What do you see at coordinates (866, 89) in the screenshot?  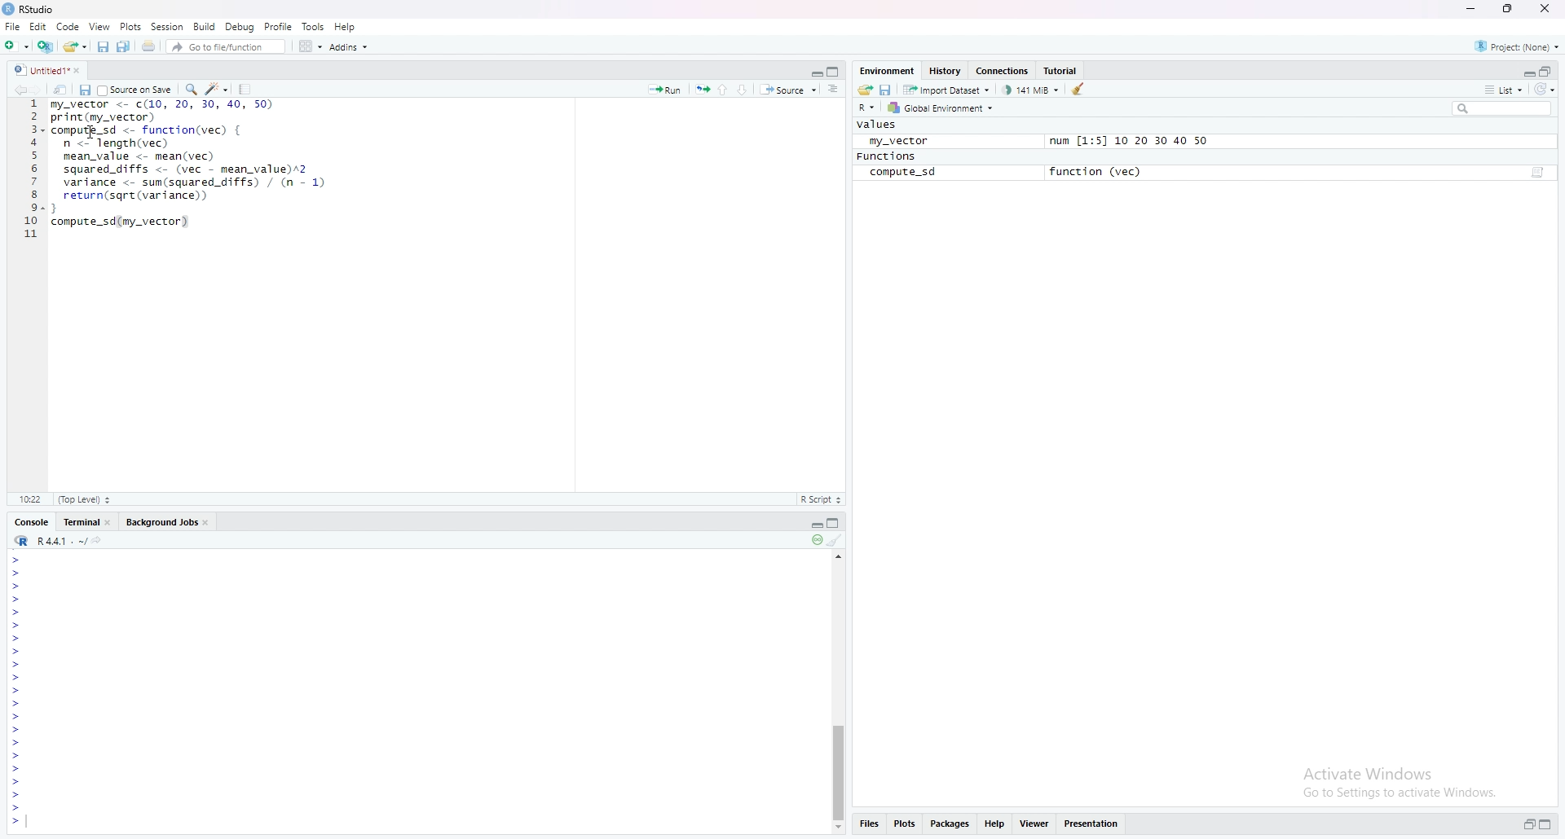 I see `Load workspace` at bounding box center [866, 89].